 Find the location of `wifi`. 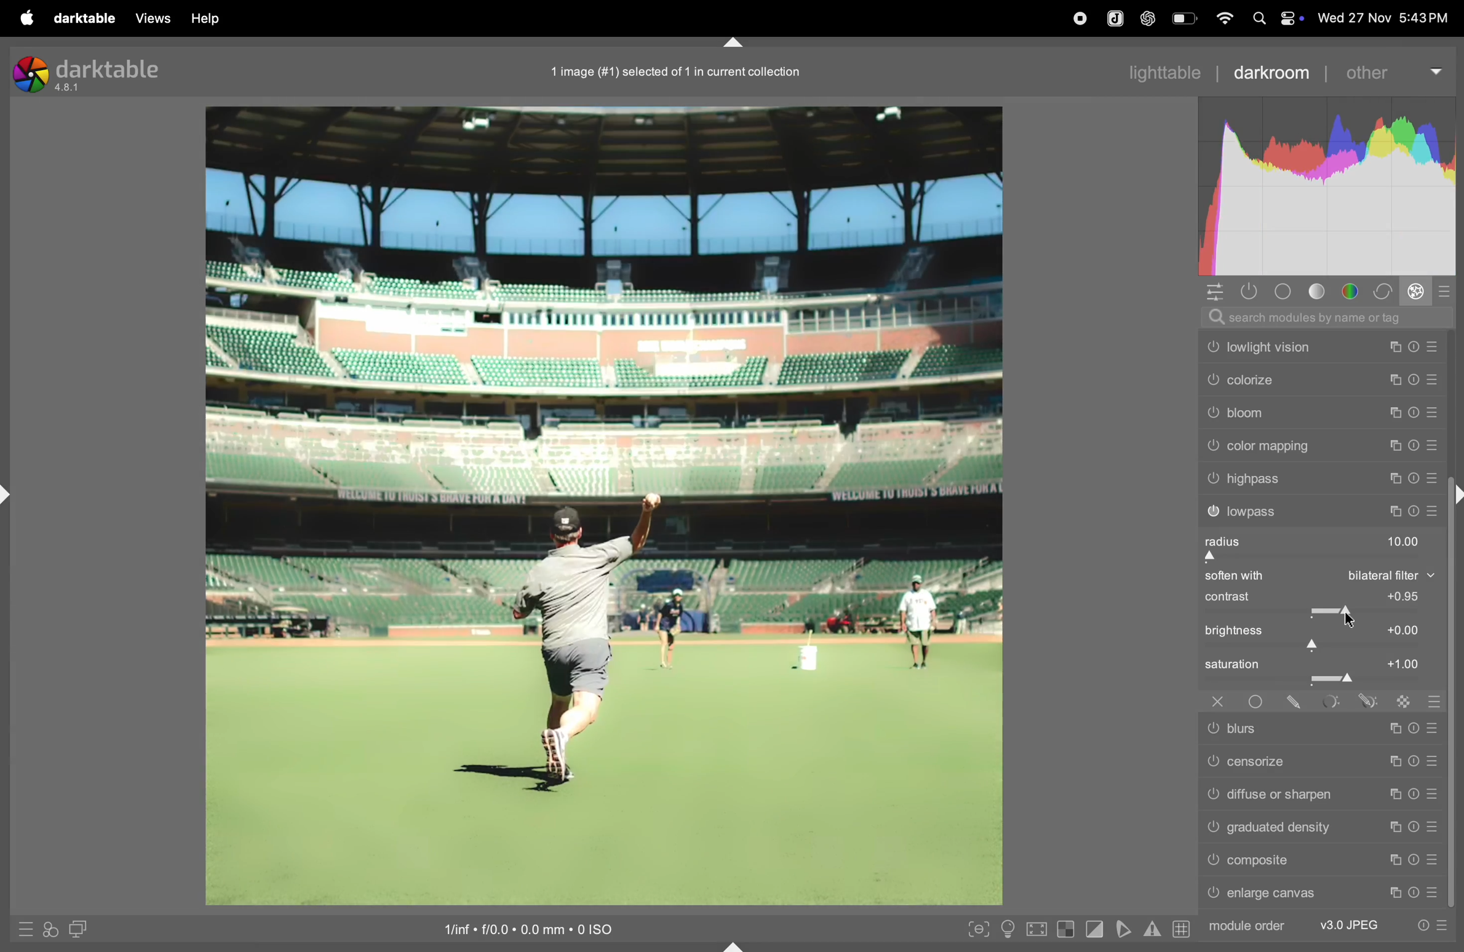

wifi is located at coordinates (1223, 18).